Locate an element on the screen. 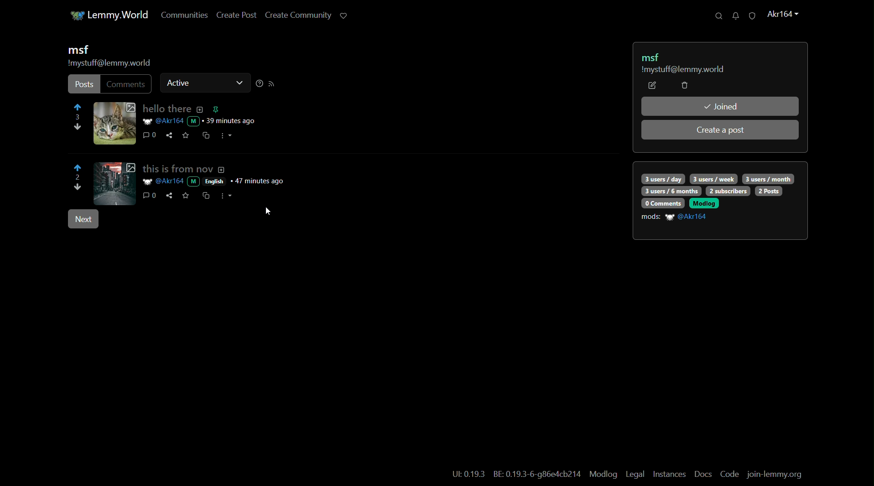 The width and height of the screenshot is (874, 486). unread reports is located at coordinates (751, 16).